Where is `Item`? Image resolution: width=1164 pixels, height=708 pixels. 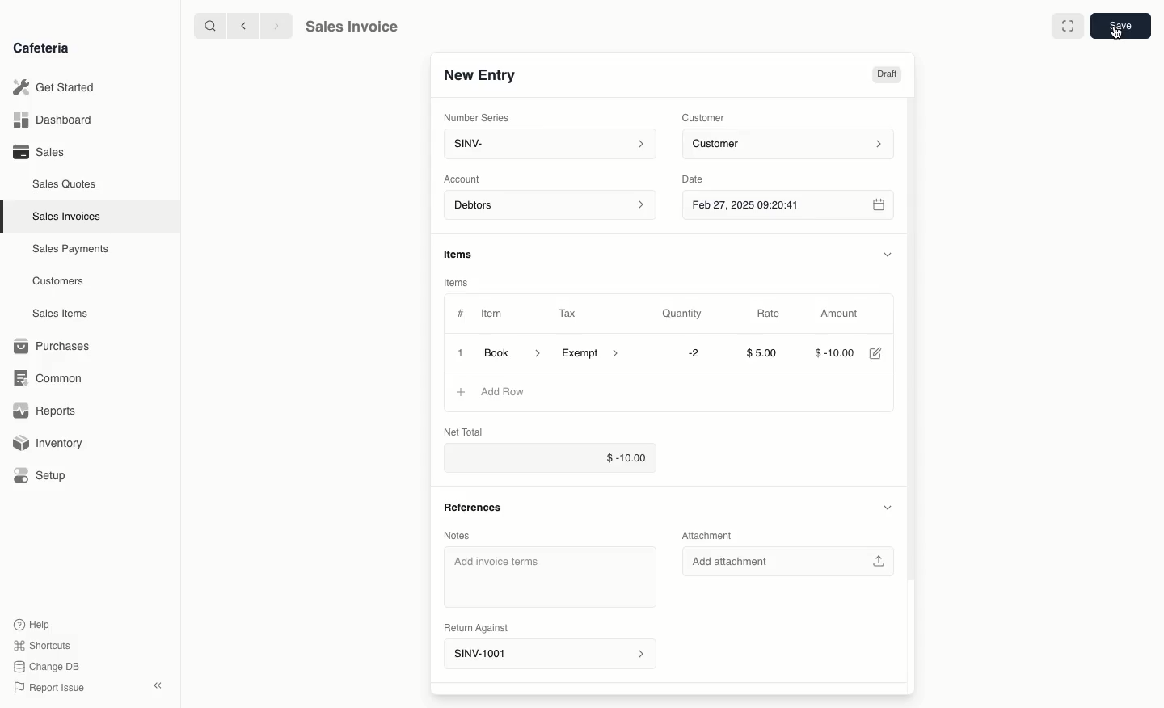 Item is located at coordinates (492, 313).